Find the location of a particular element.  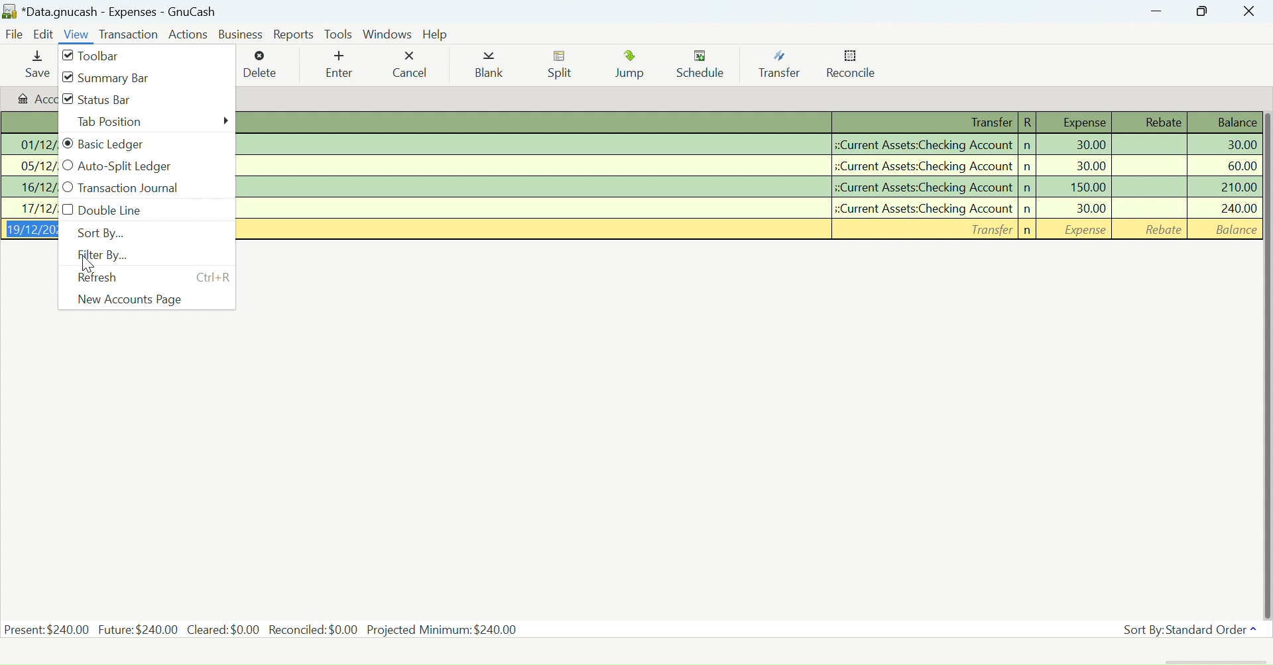

Delete is located at coordinates (260, 65).